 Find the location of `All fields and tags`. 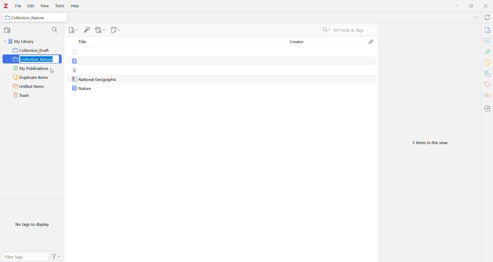

All fields and tags is located at coordinates (347, 30).